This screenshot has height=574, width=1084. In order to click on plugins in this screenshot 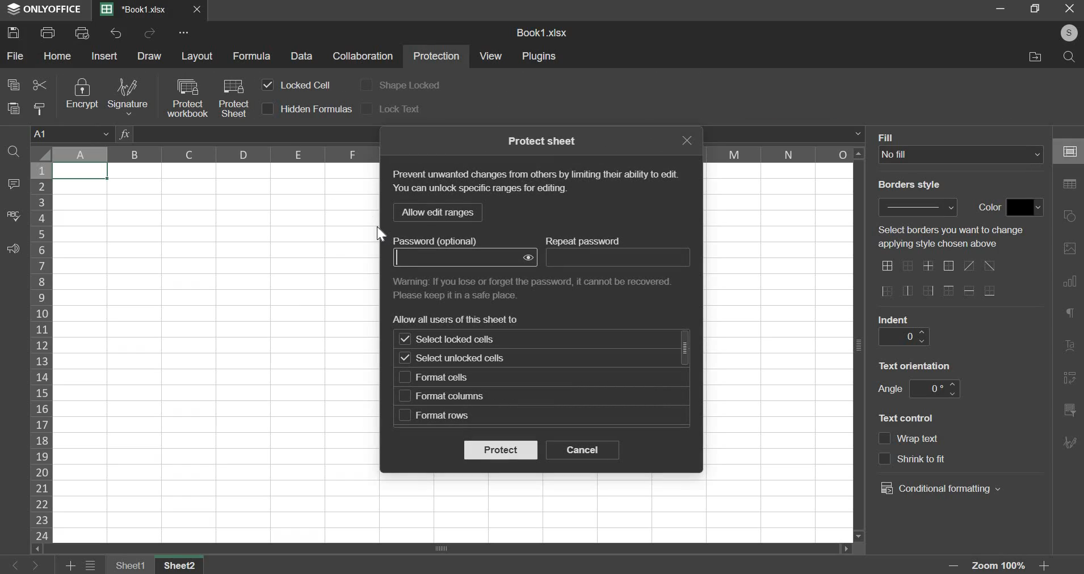, I will do `click(540, 57)`.